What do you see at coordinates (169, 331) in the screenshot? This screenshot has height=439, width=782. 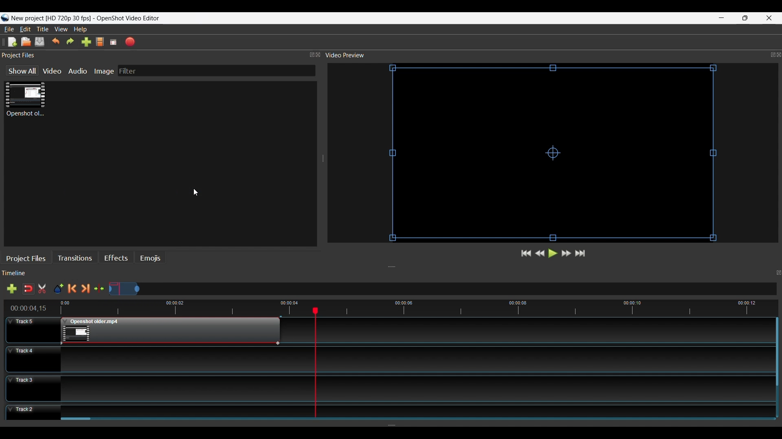 I see `Clip at track Panel` at bounding box center [169, 331].